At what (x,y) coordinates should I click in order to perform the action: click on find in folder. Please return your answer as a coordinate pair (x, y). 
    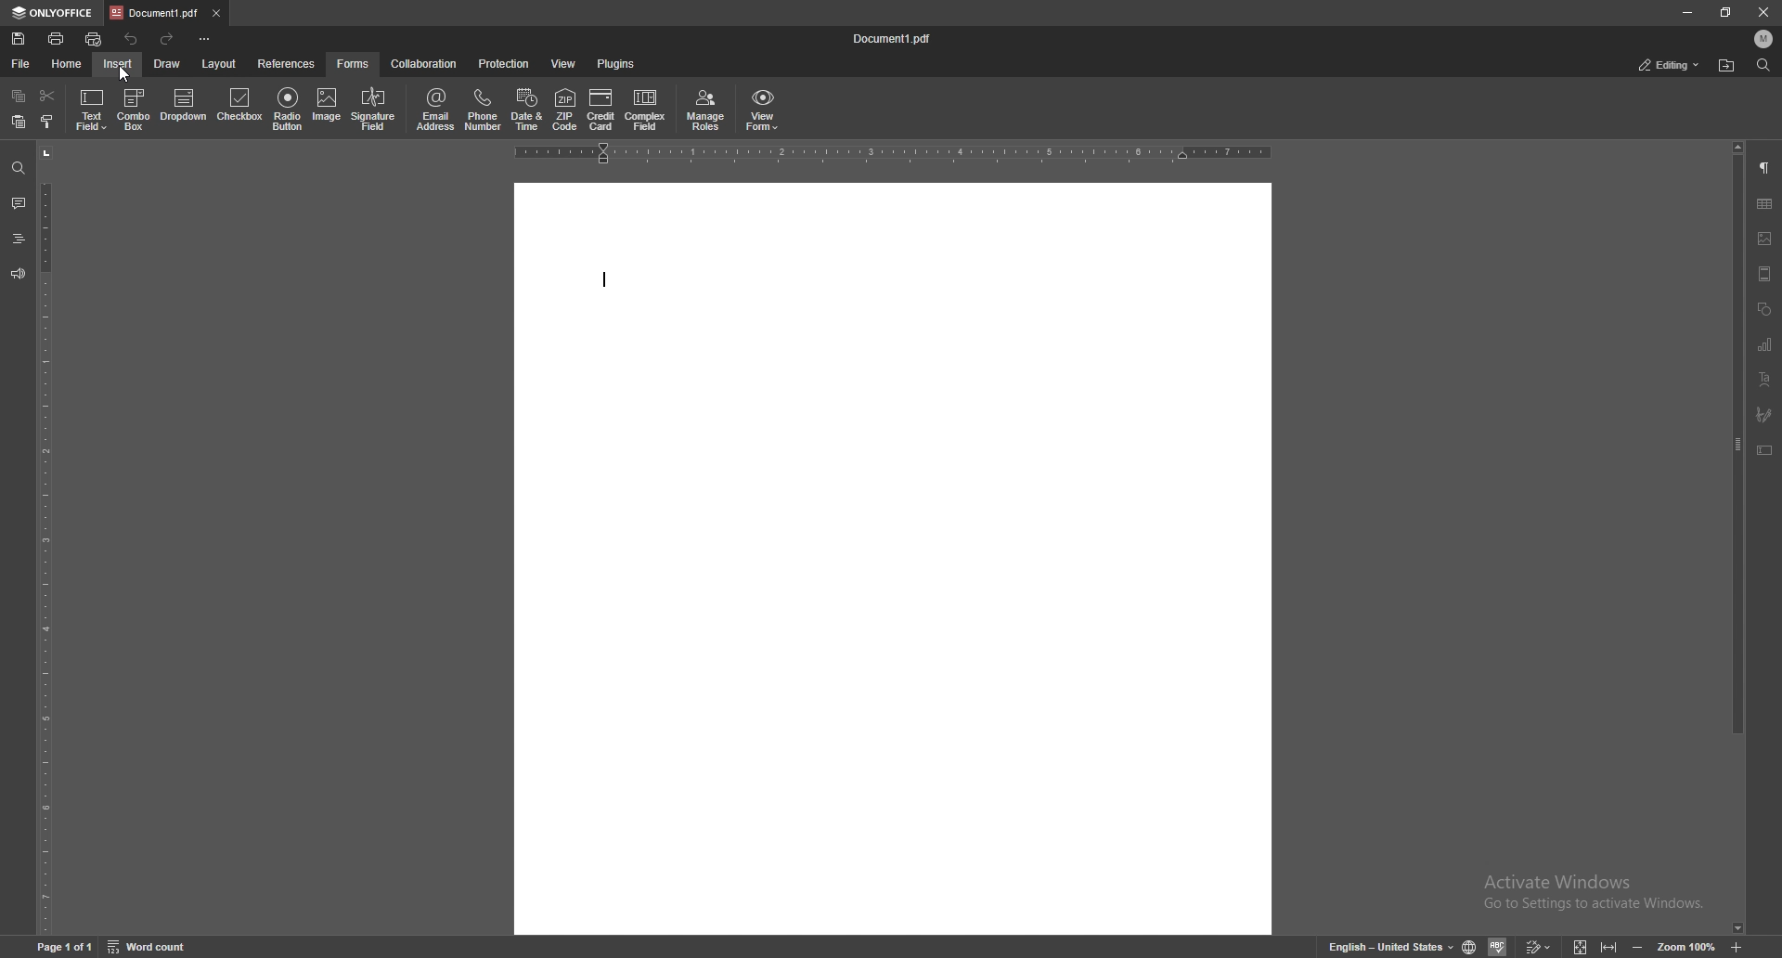
    Looking at the image, I should click on (1726, 66).